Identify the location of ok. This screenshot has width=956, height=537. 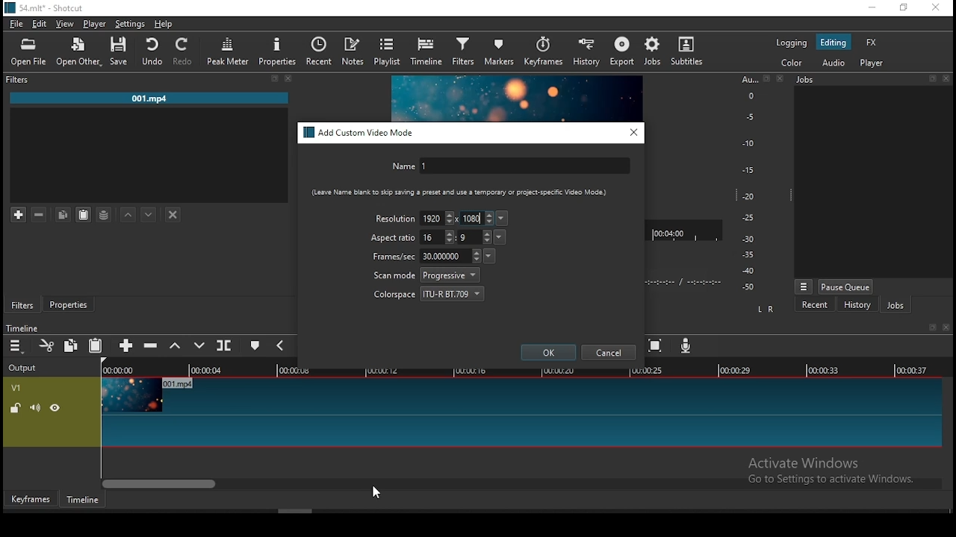
(549, 352).